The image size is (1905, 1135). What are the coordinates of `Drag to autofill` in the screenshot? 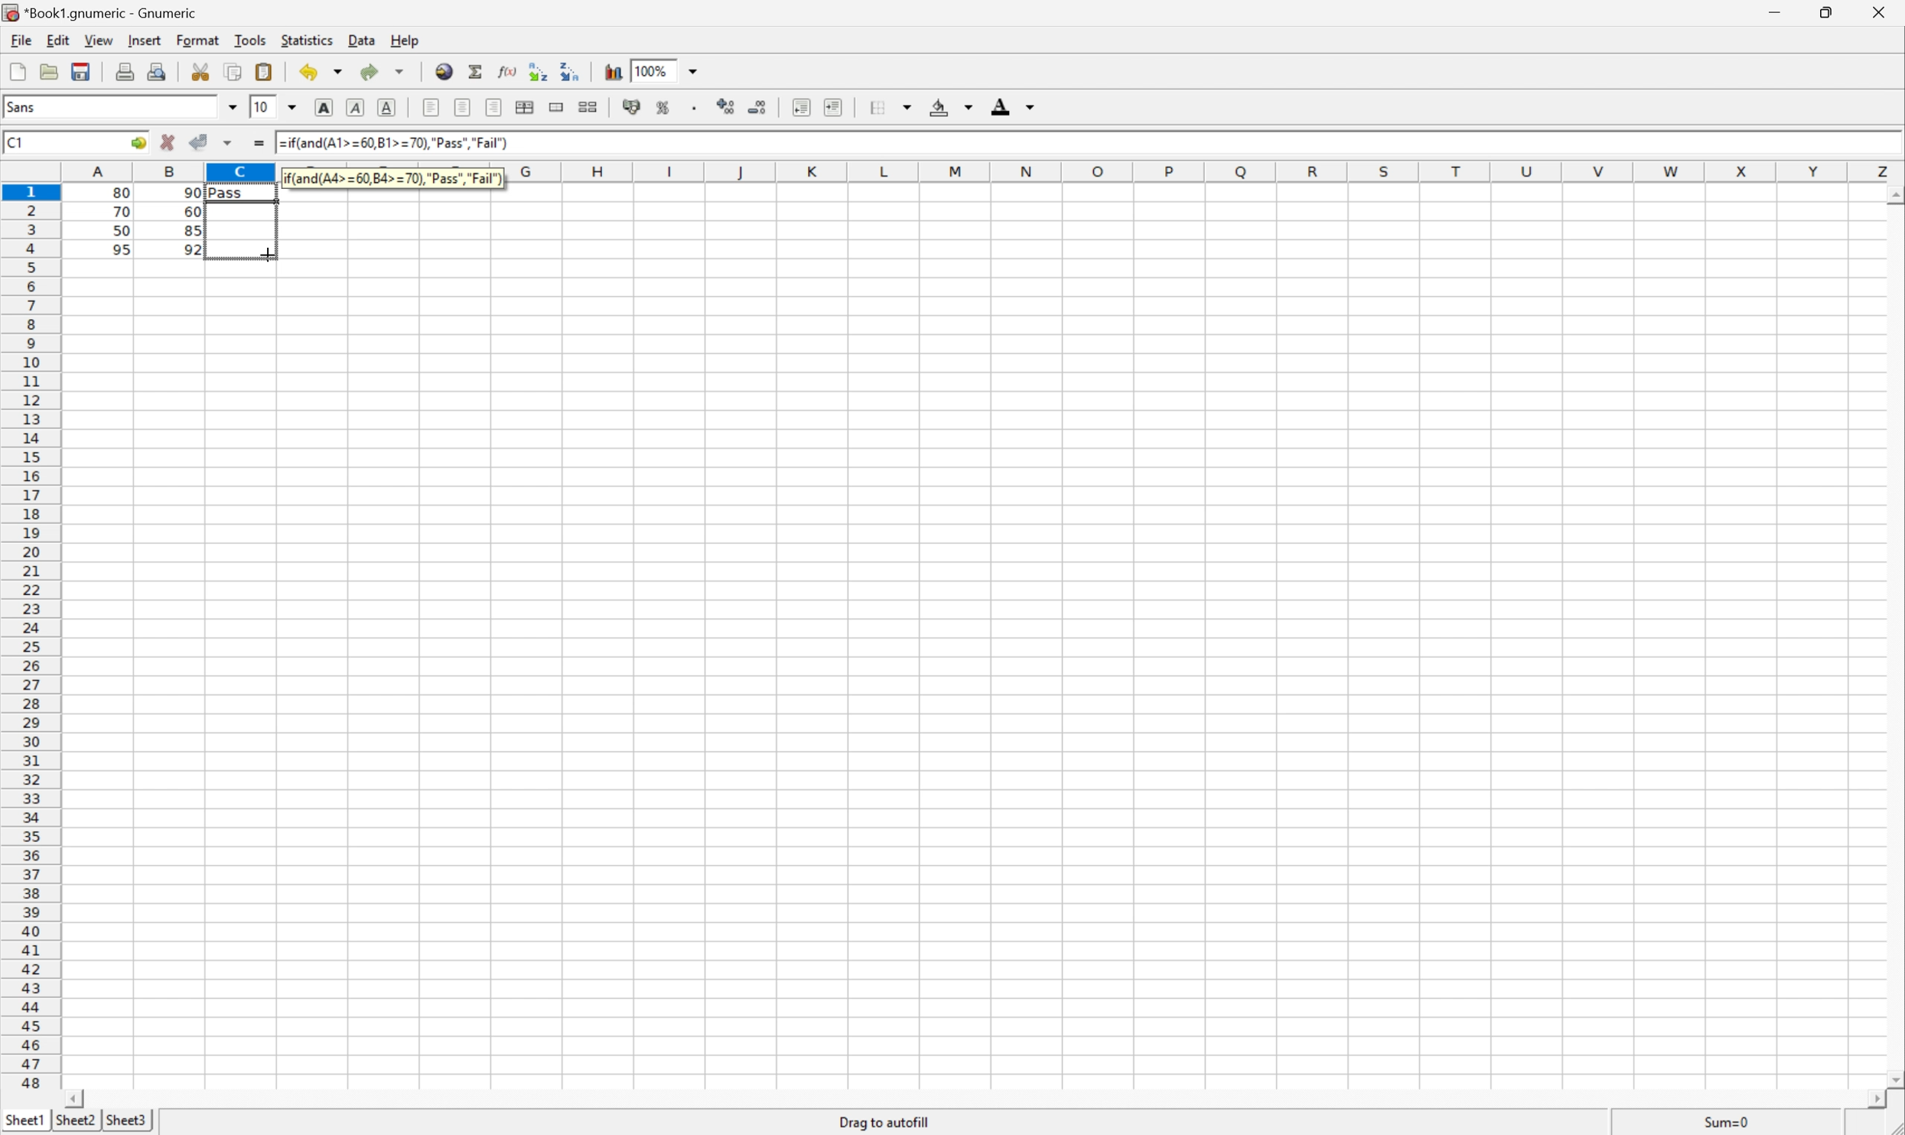 It's located at (885, 1118).